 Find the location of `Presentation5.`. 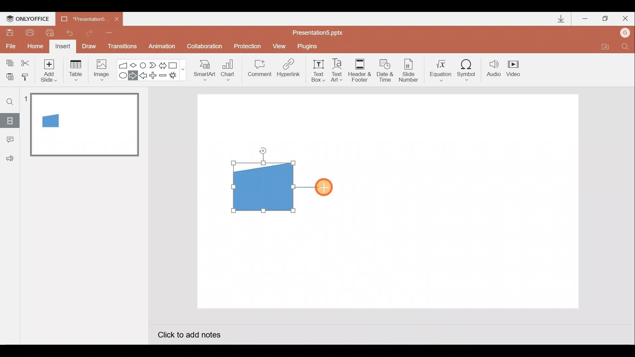

Presentation5. is located at coordinates (81, 18).